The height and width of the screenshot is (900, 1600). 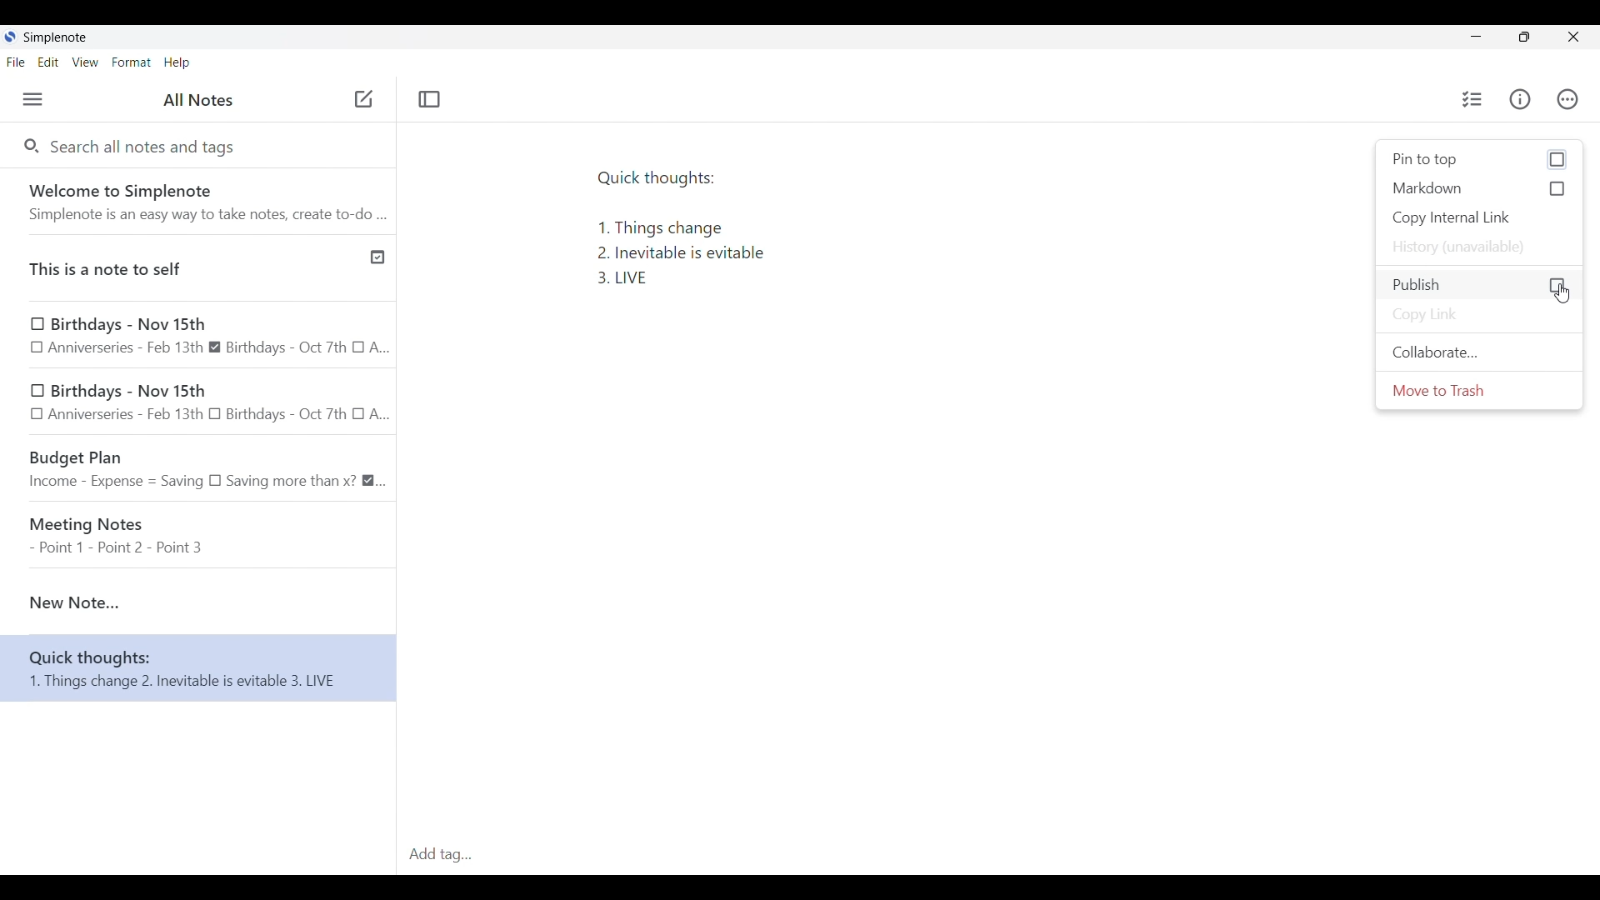 What do you see at coordinates (430, 99) in the screenshot?
I see `Toggle focus mode` at bounding box center [430, 99].